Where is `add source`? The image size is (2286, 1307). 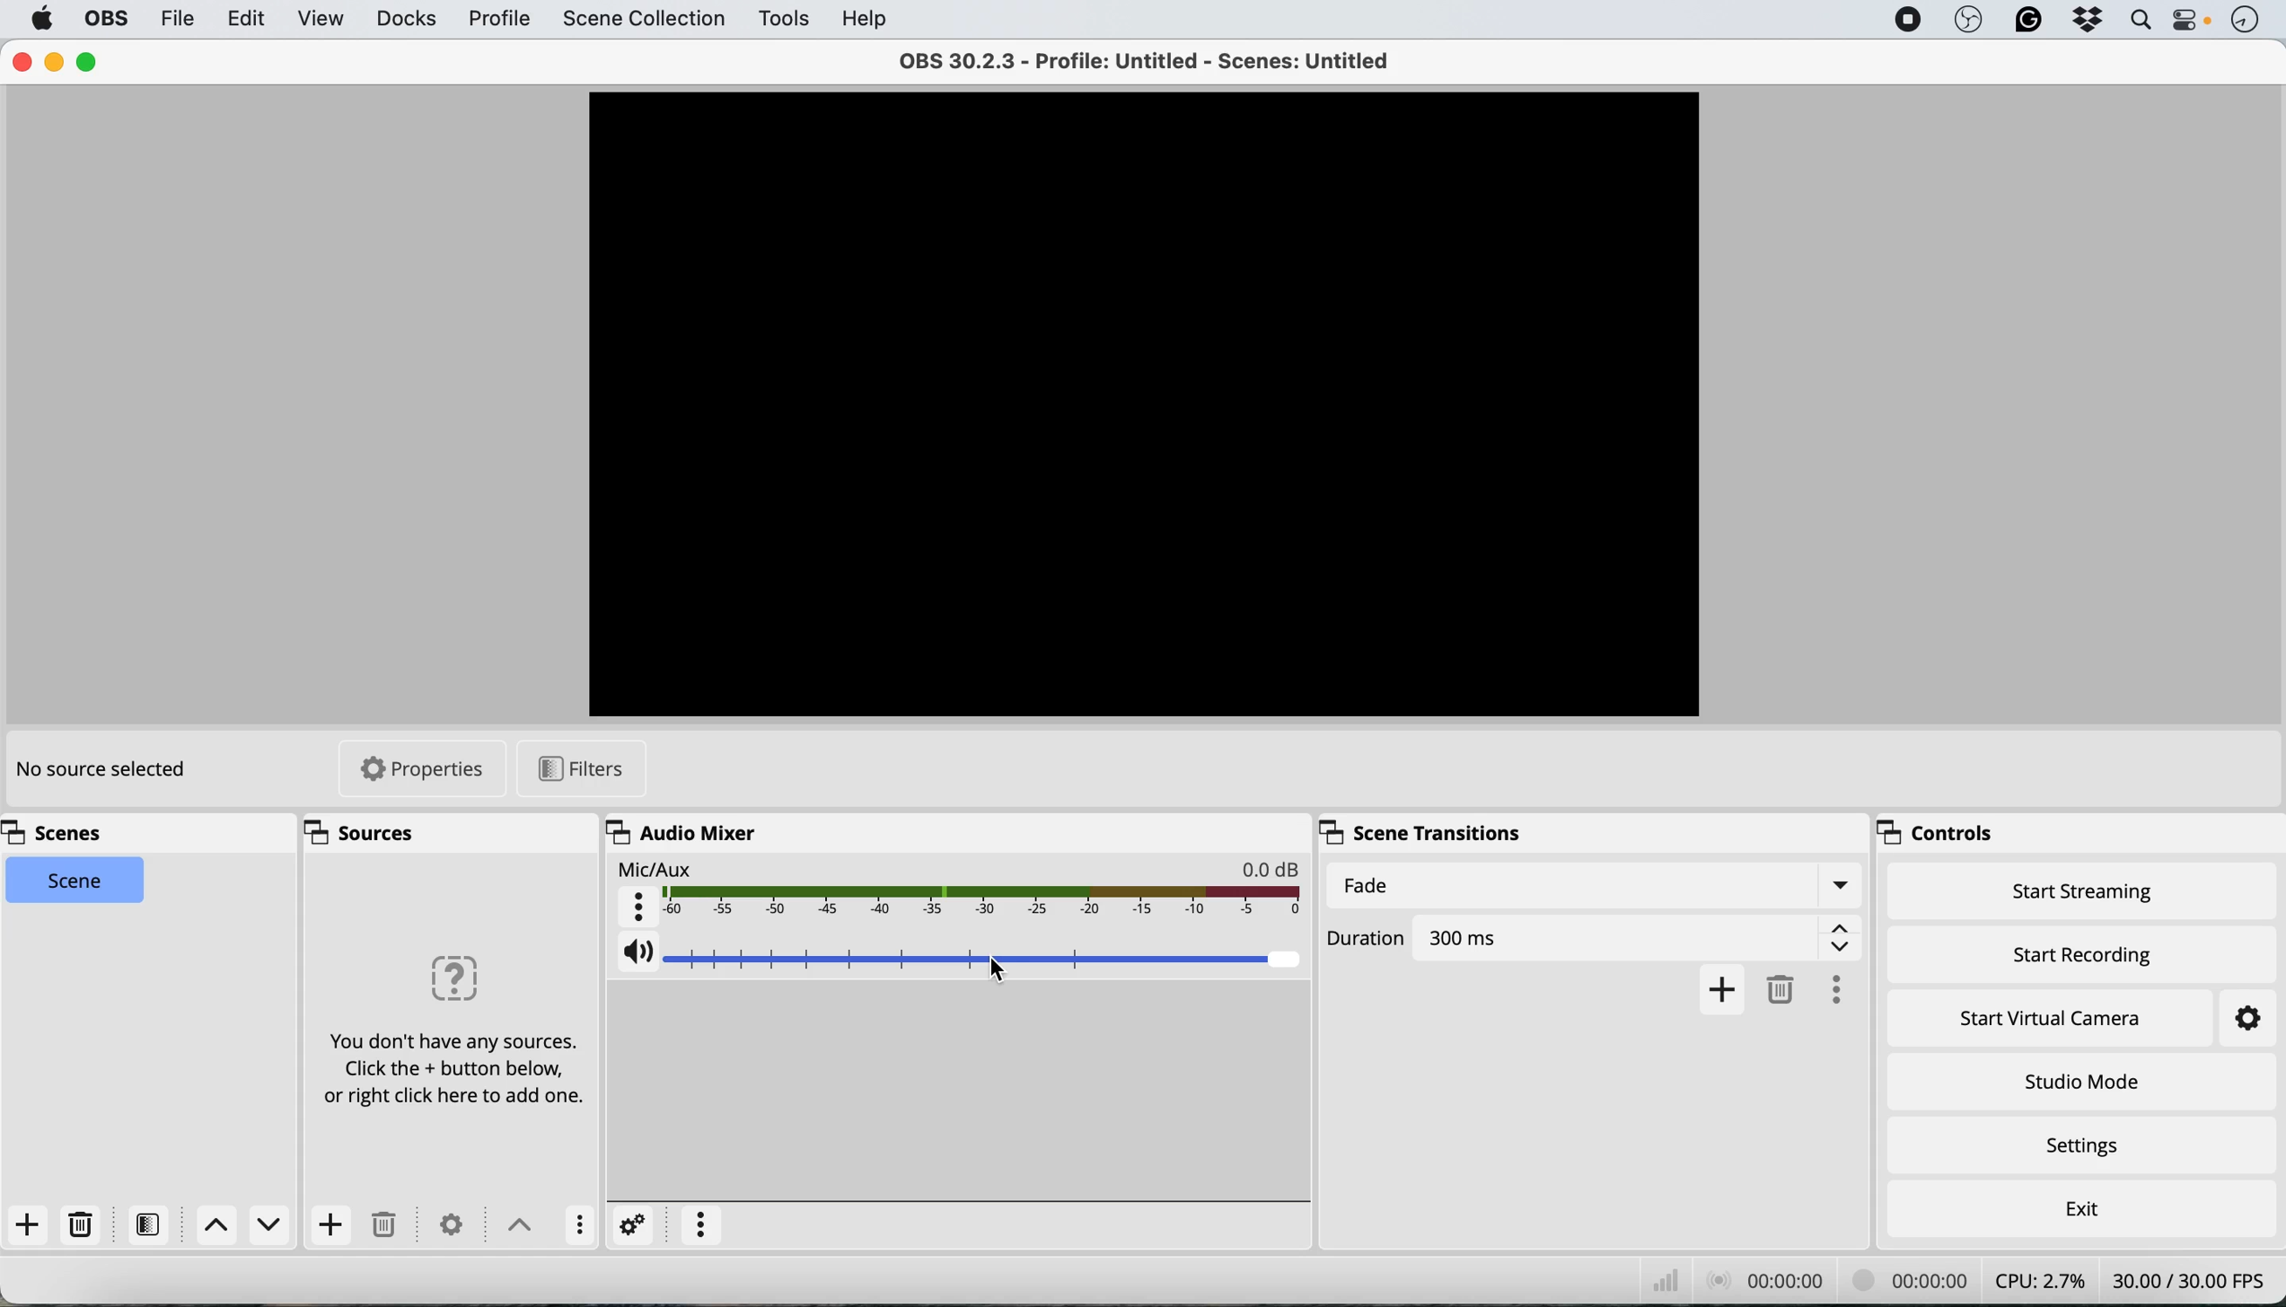
add source is located at coordinates (331, 1227).